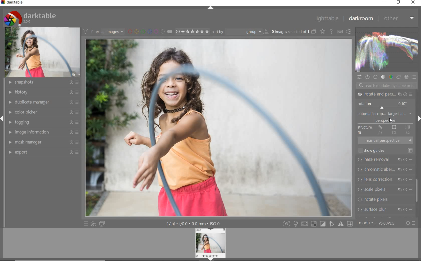 The height and width of the screenshot is (261, 421). Describe the element at coordinates (86, 223) in the screenshot. I see `quick access to preset` at that location.